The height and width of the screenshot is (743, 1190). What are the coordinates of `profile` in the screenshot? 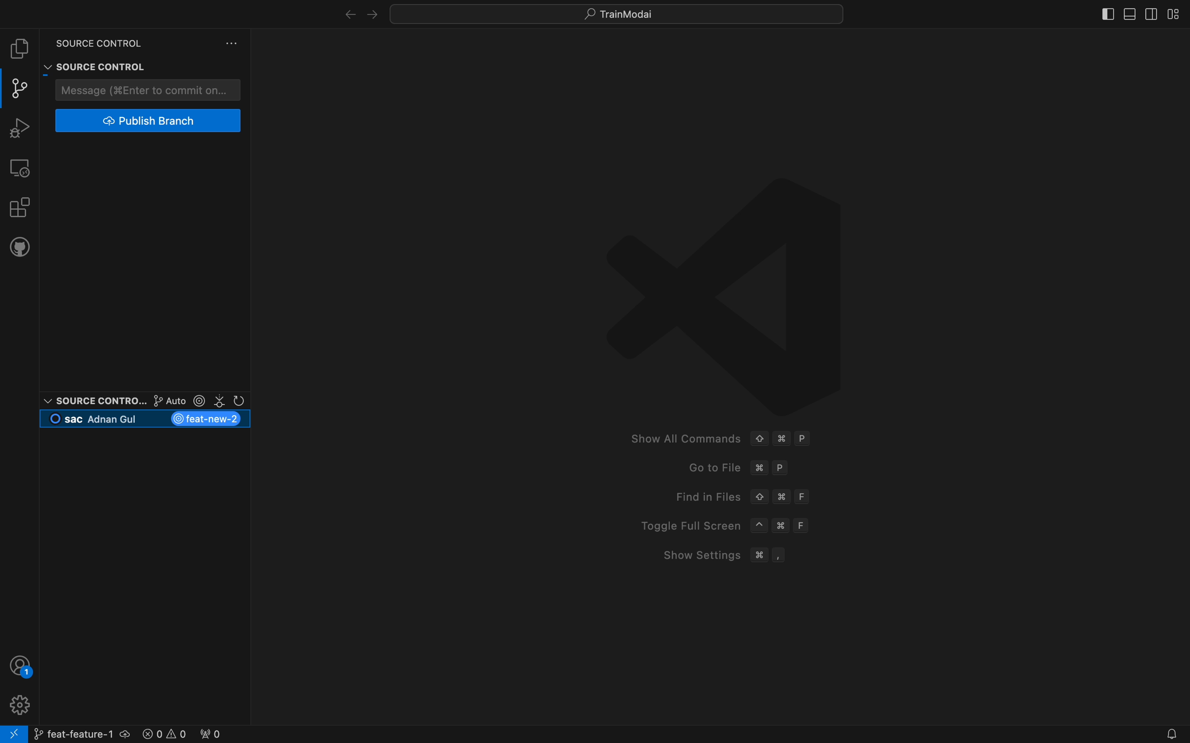 It's located at (18, 704).